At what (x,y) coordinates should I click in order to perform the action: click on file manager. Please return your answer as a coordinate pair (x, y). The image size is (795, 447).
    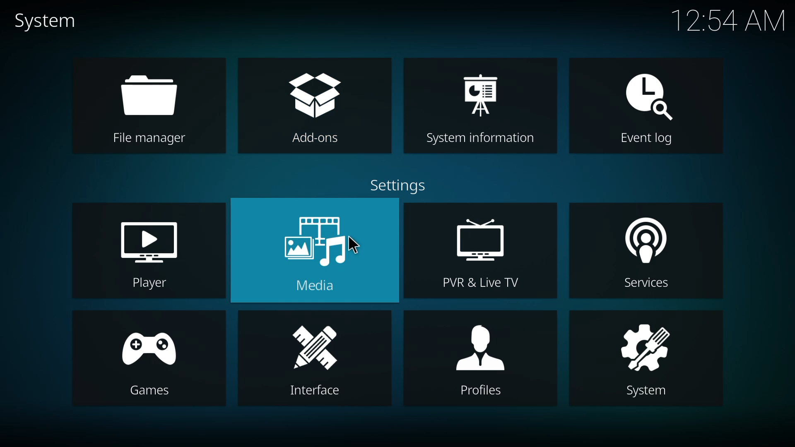
    Looking at the image, I should click on (154, 108).